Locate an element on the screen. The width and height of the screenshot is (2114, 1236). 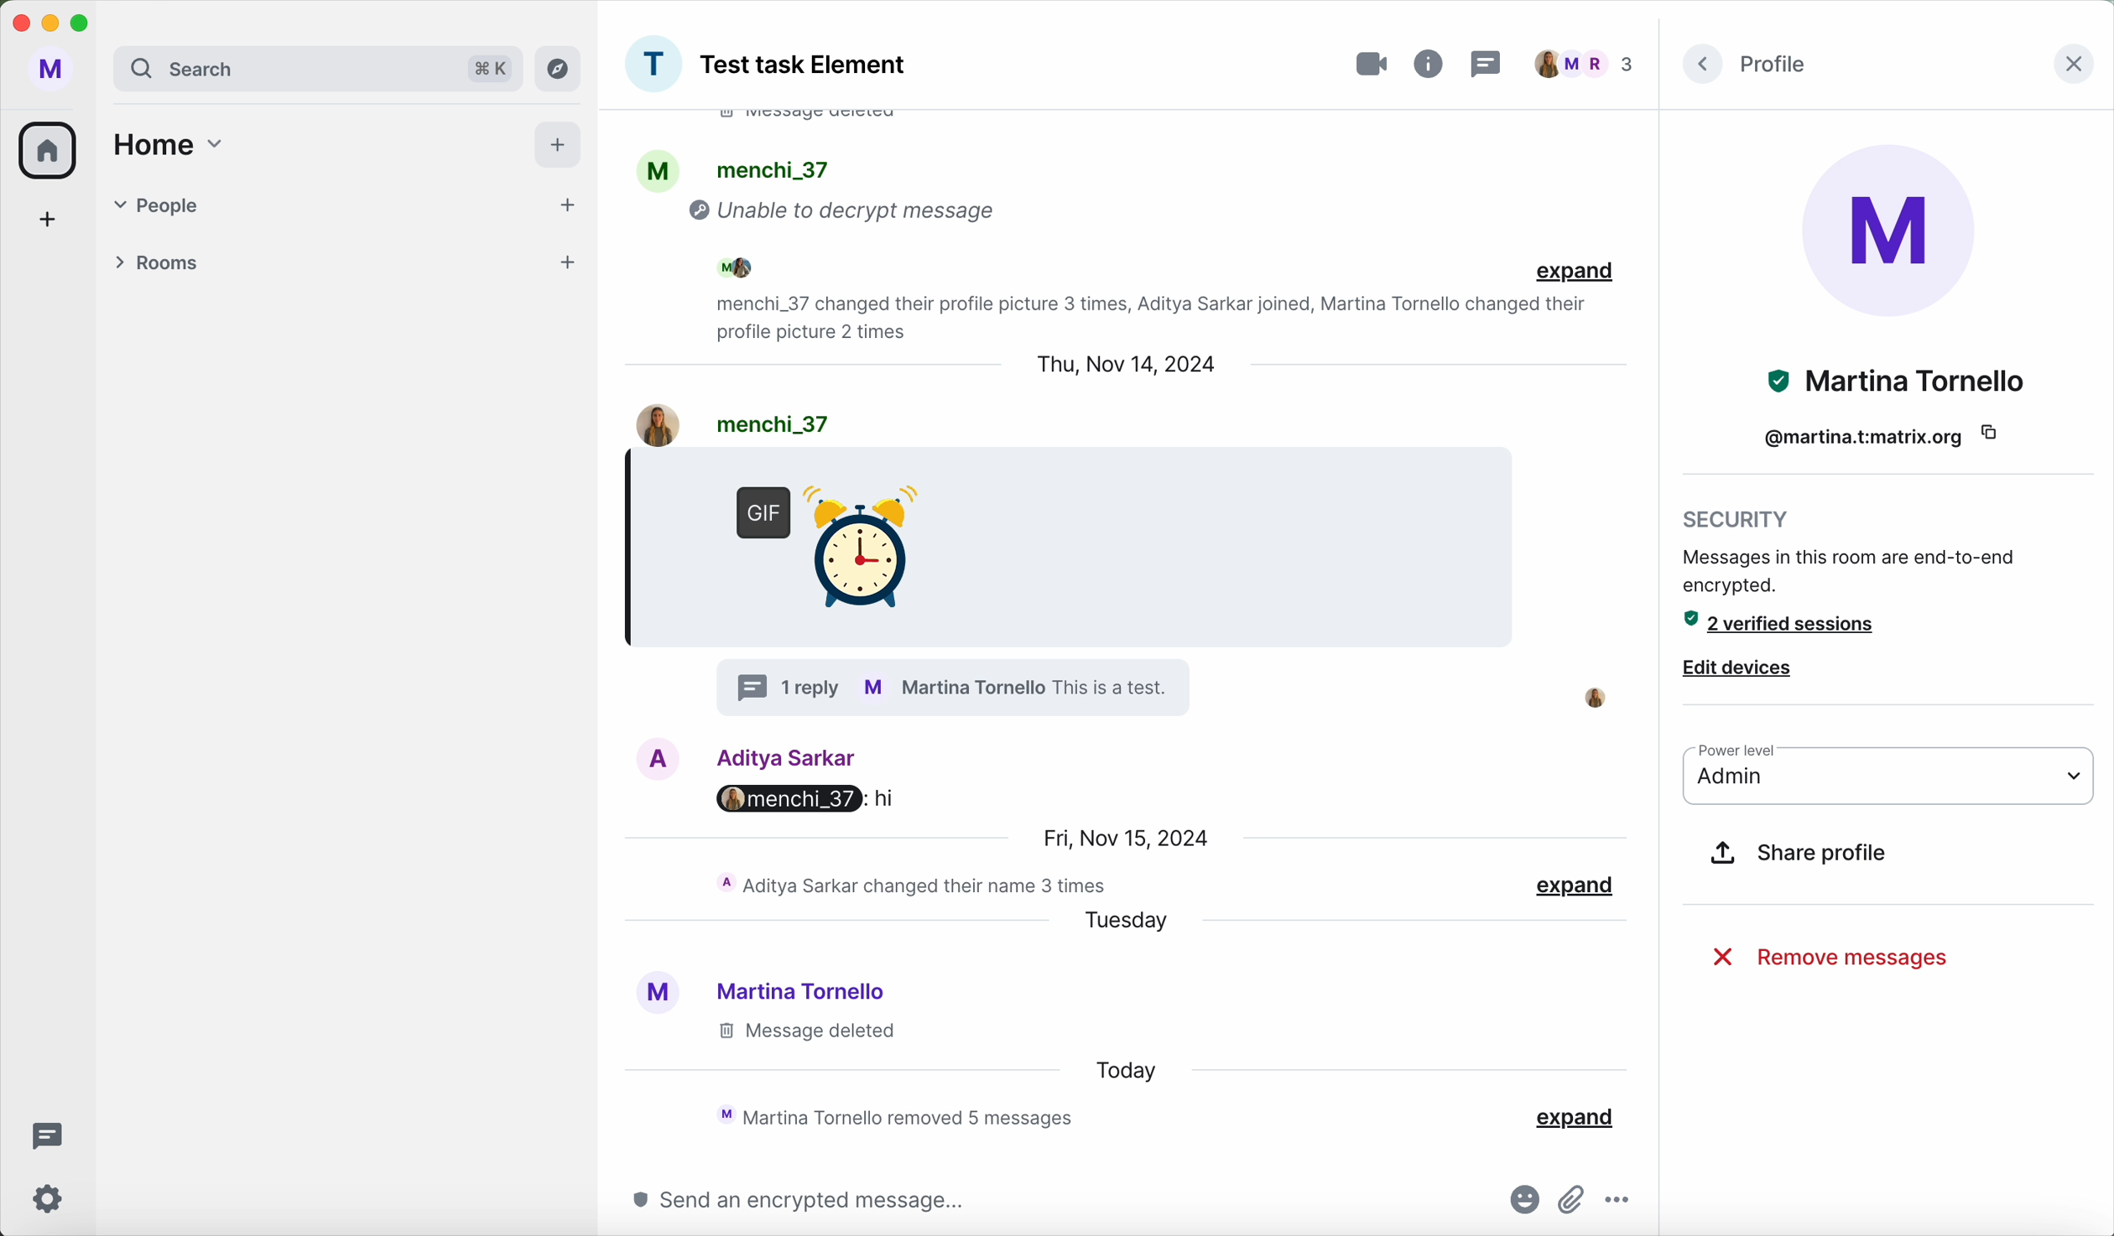
GIF is located at coordinates (819, 539).